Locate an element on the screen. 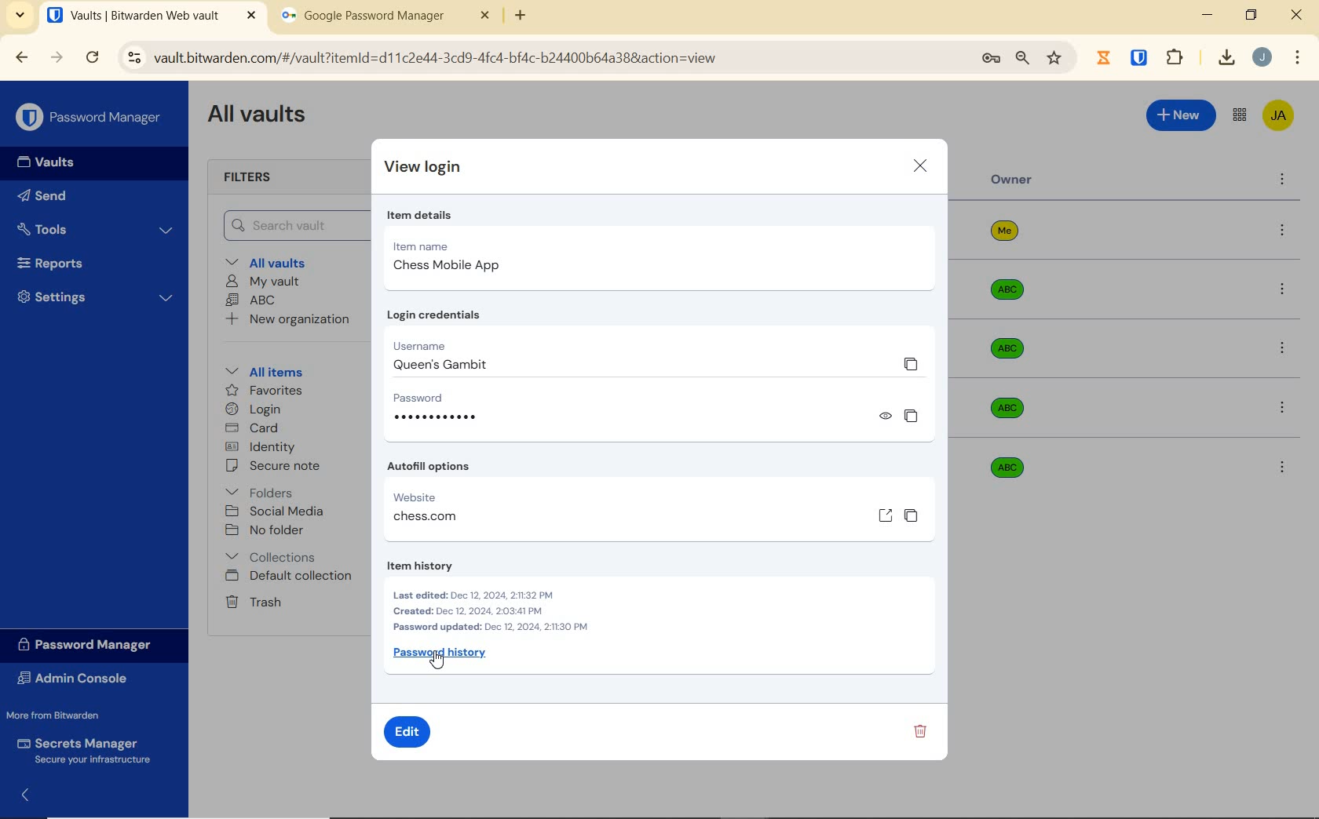 Image resolution: width=1319 pixels, height=819 pixels. bookmark is located at coordinates (1055, 59).